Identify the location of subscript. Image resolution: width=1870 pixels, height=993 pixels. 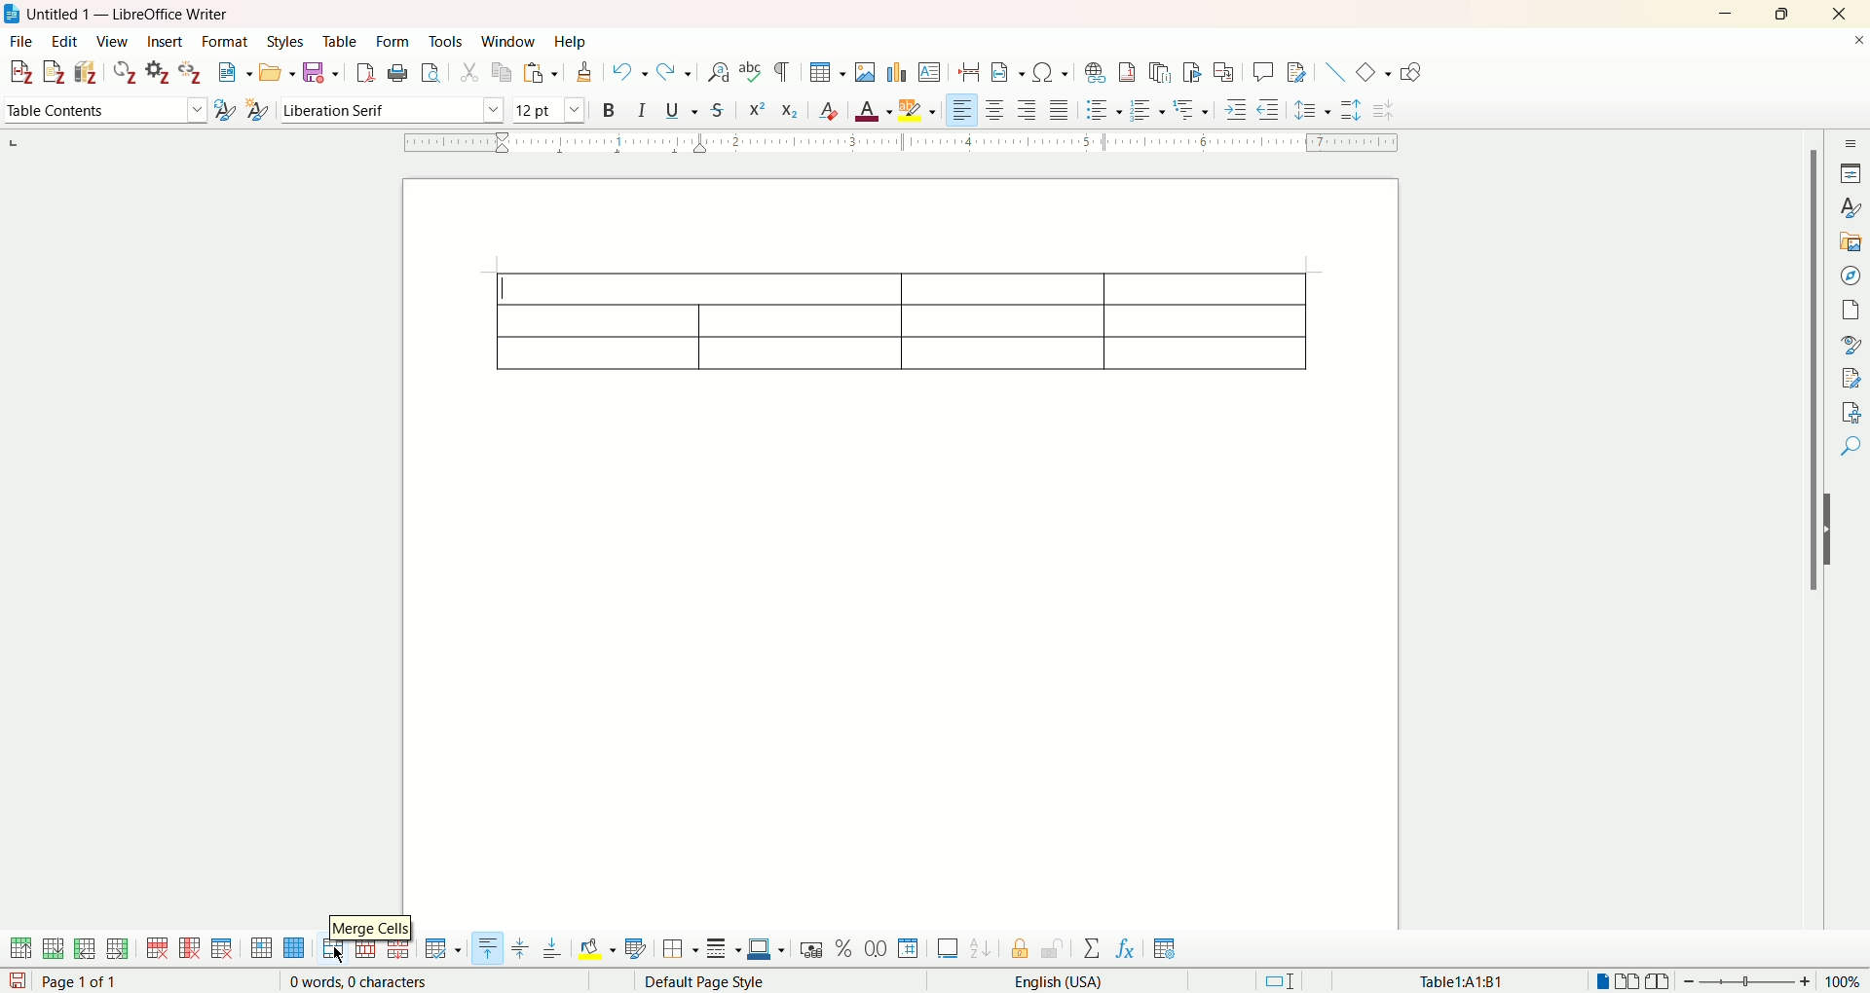
(790, 110).